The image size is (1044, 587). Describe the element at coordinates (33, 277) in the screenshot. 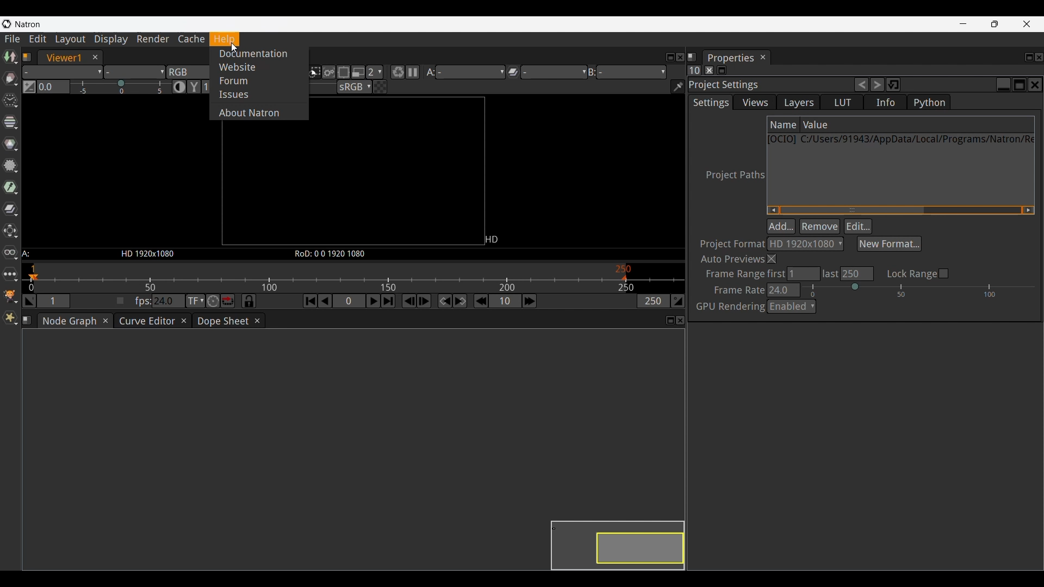

I see `Playback in pointer` at that location.